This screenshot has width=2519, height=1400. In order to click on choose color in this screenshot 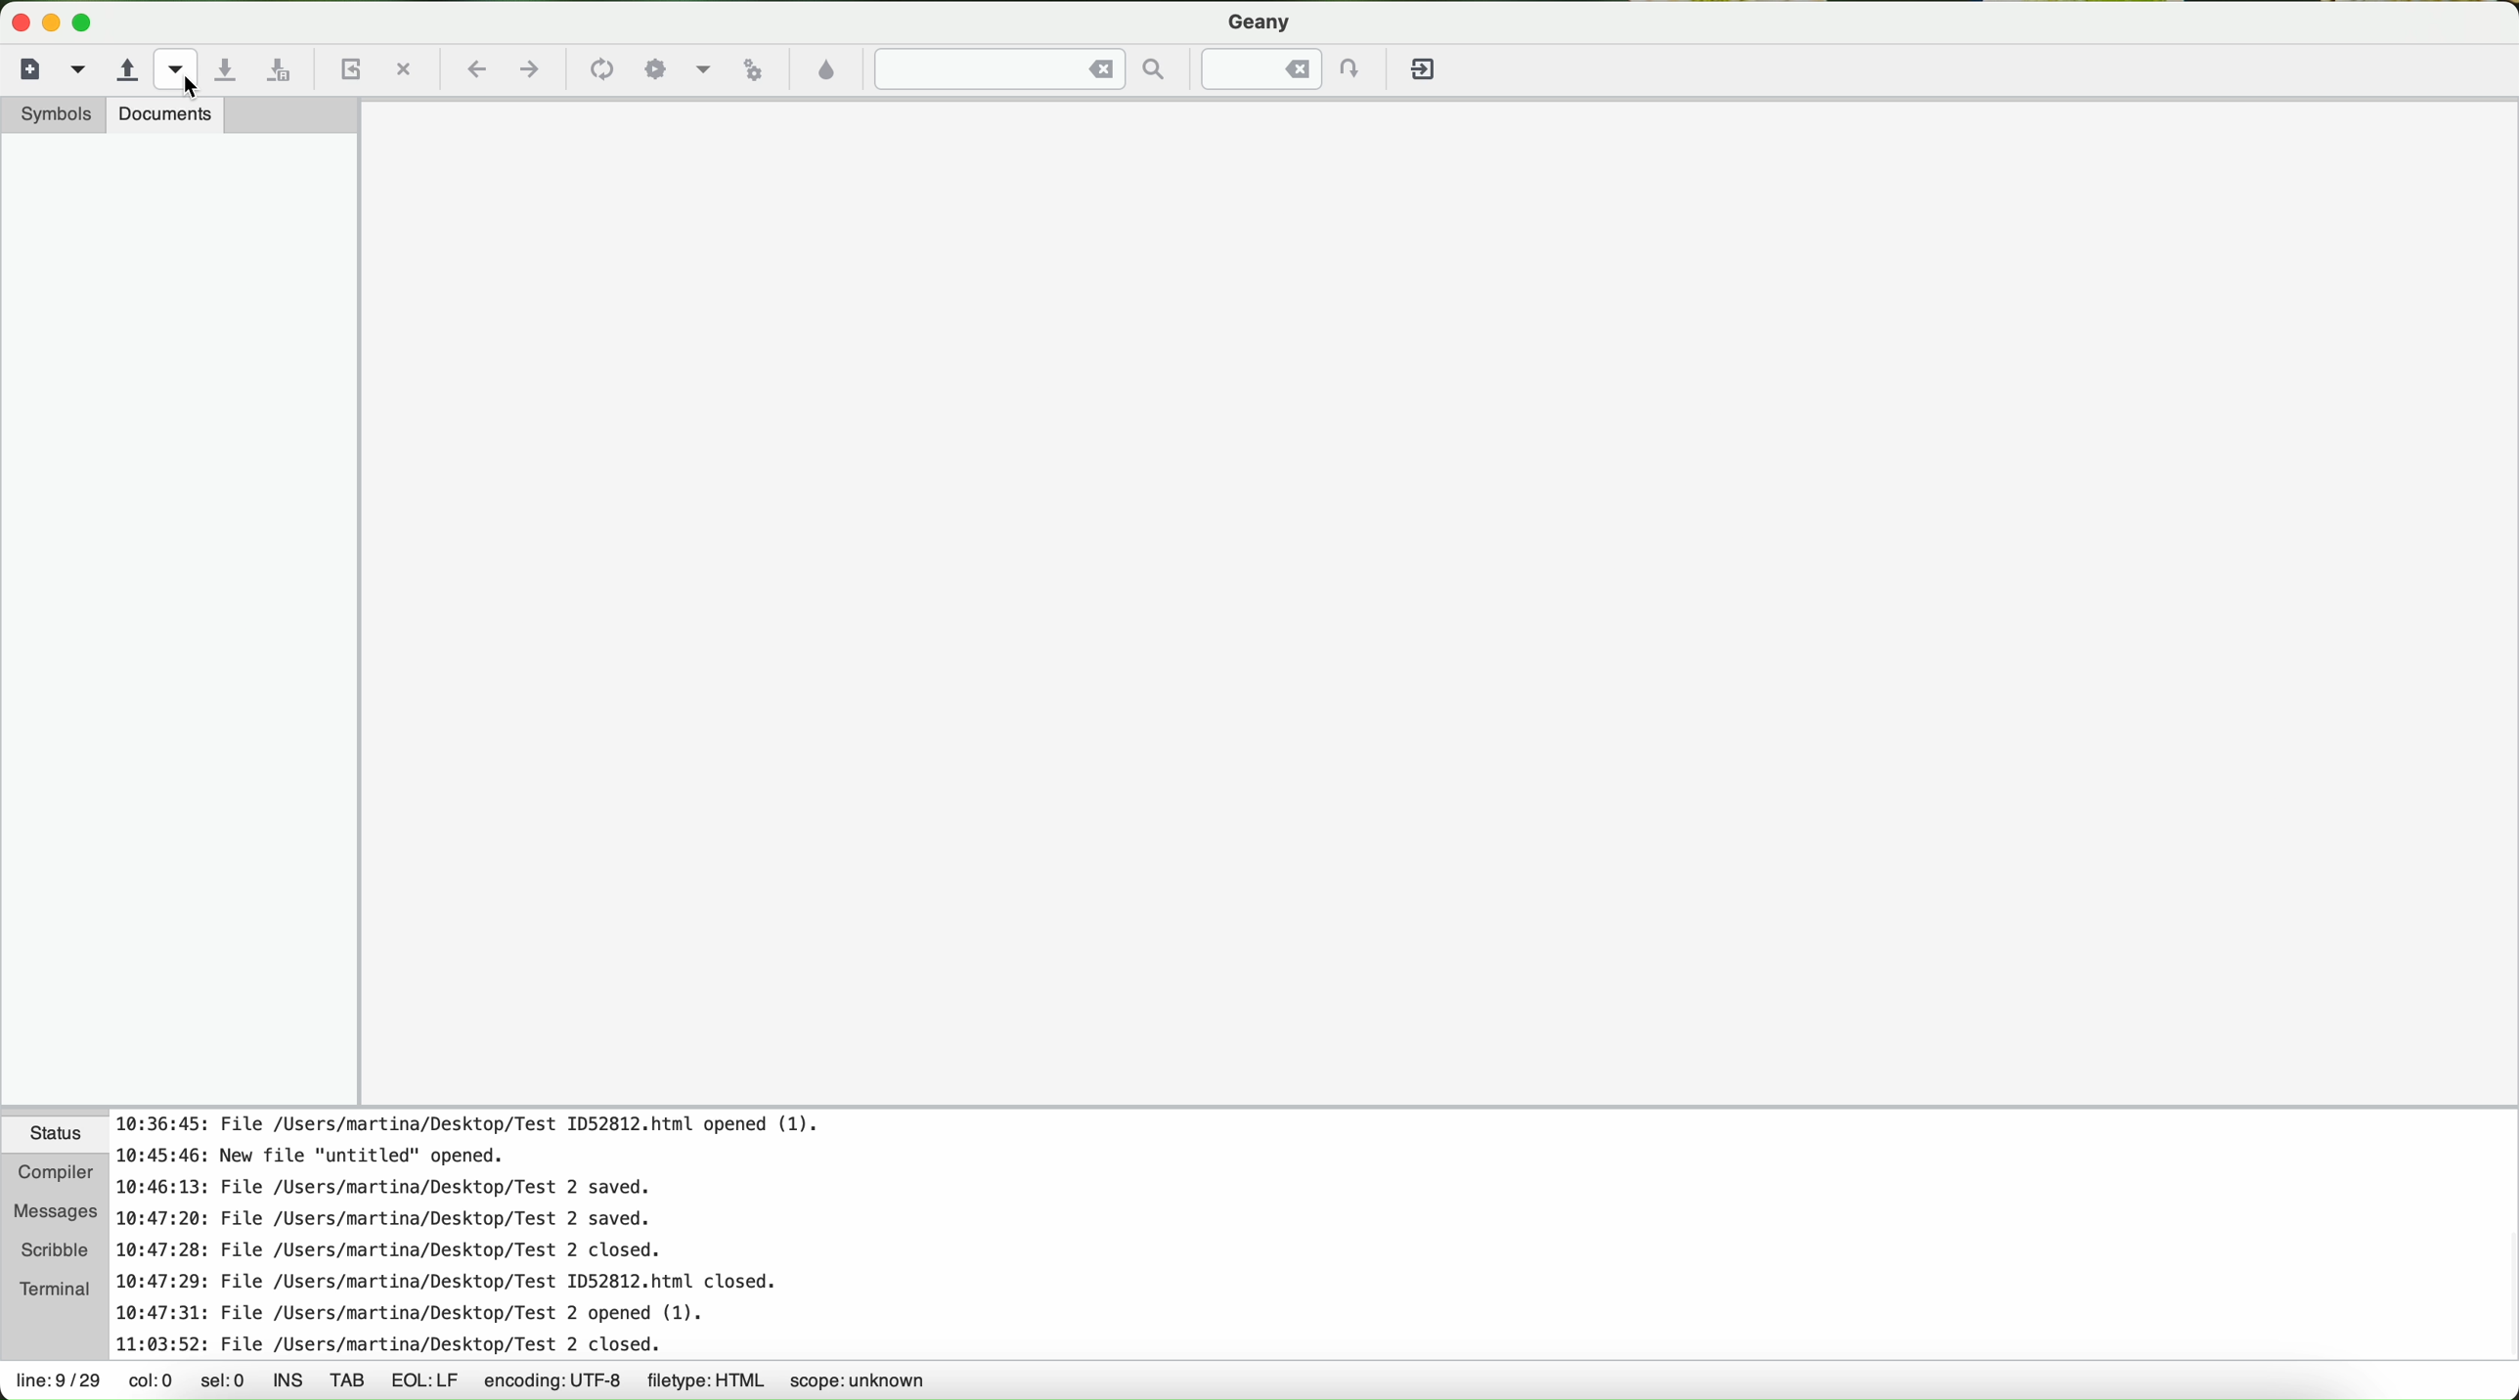, I will do `click(824, 71)`.